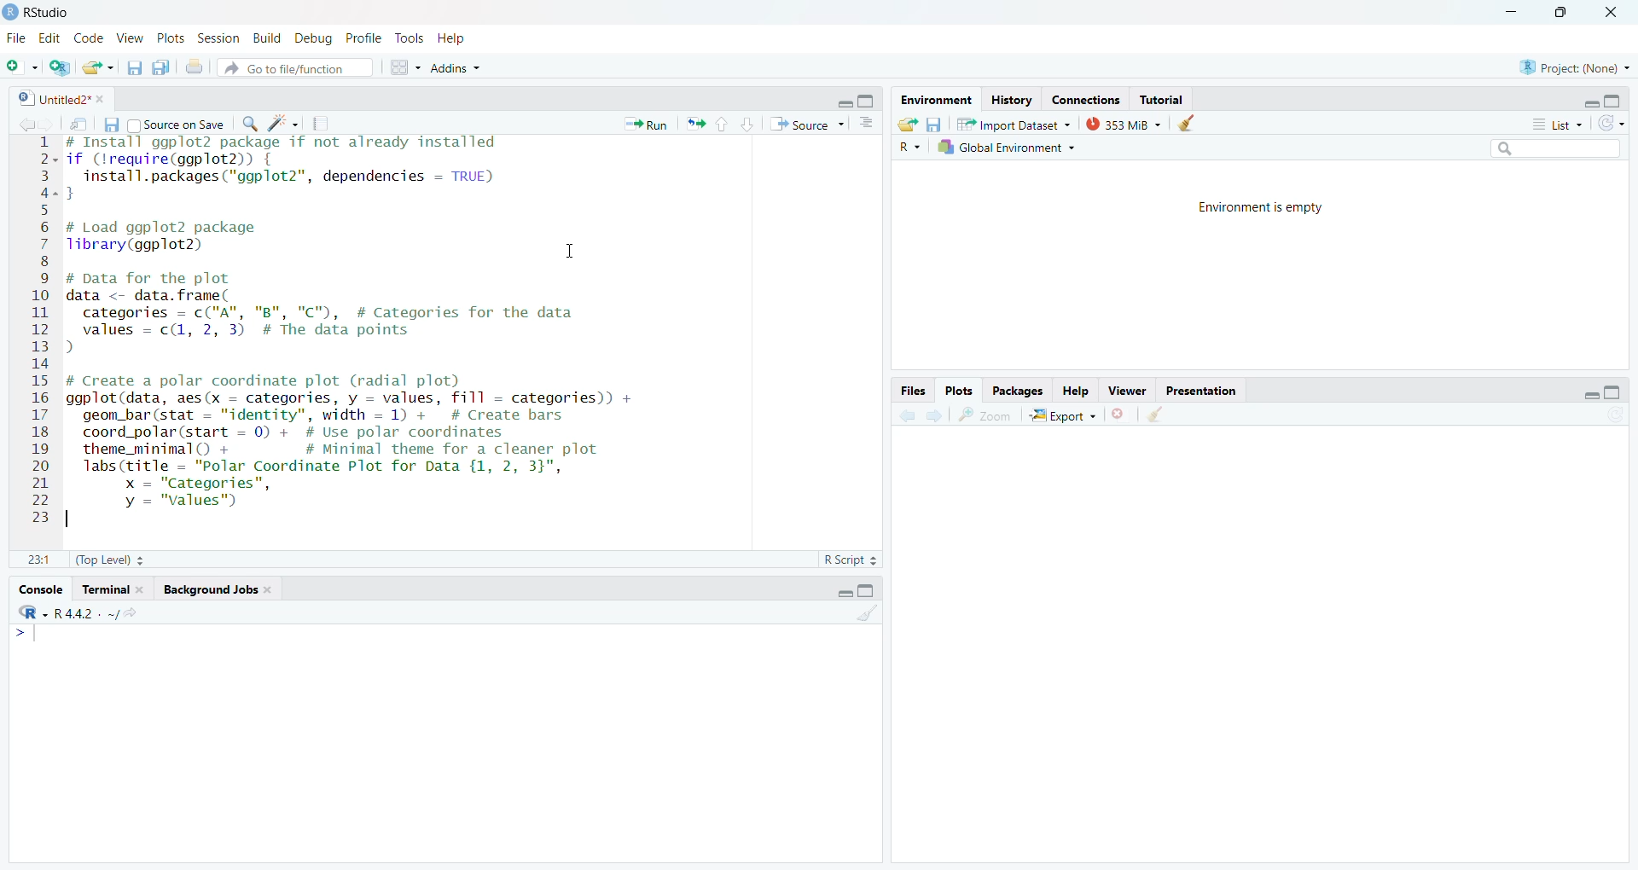  Describe the element at coordinates (867, 100) in the screenshot. I see `hide console` at that location.